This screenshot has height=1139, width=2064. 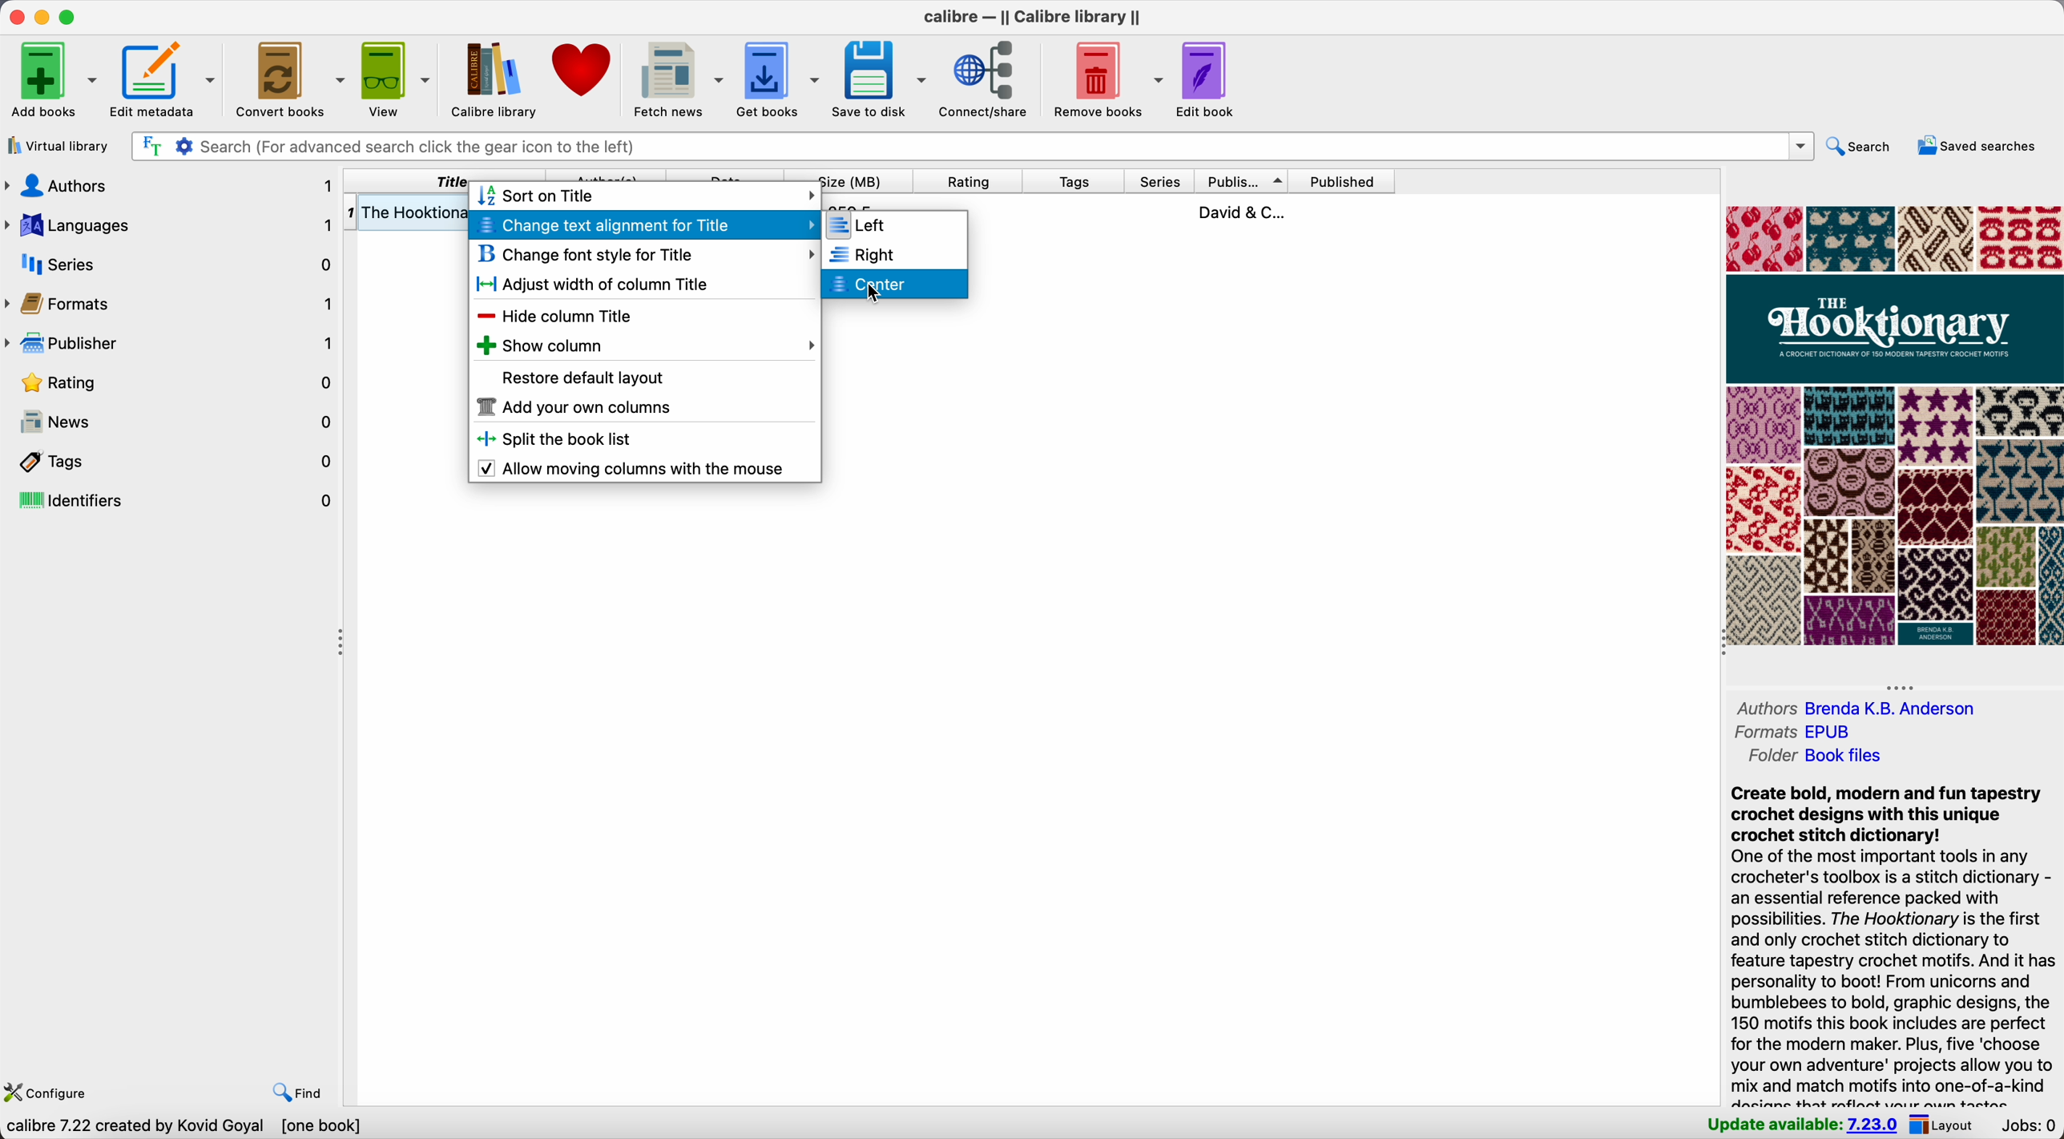 What do you see at coordinates (577, 410) in the screenshot?
I see `add your own columns` at bounding box center [577, 410].